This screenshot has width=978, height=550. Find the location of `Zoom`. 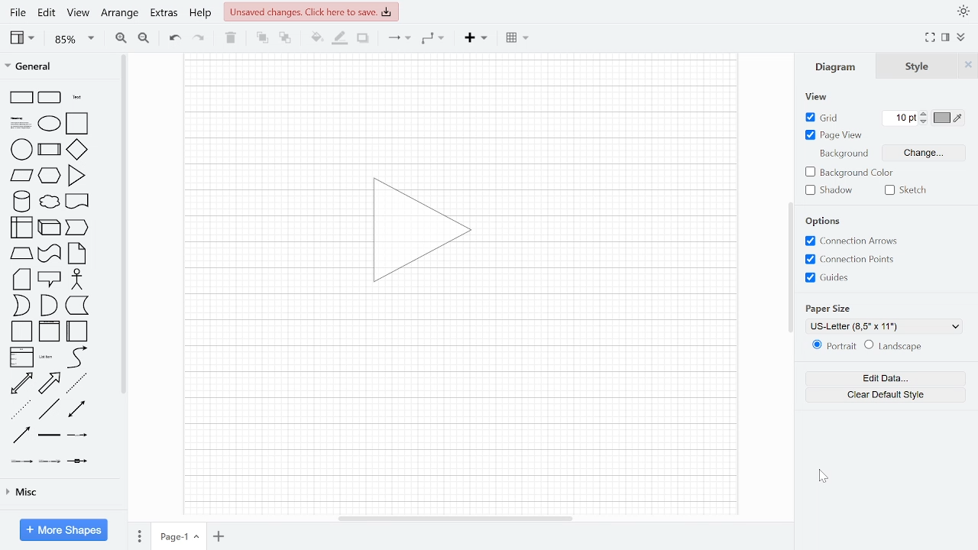

Zoom is located at coordinates (73, 38).